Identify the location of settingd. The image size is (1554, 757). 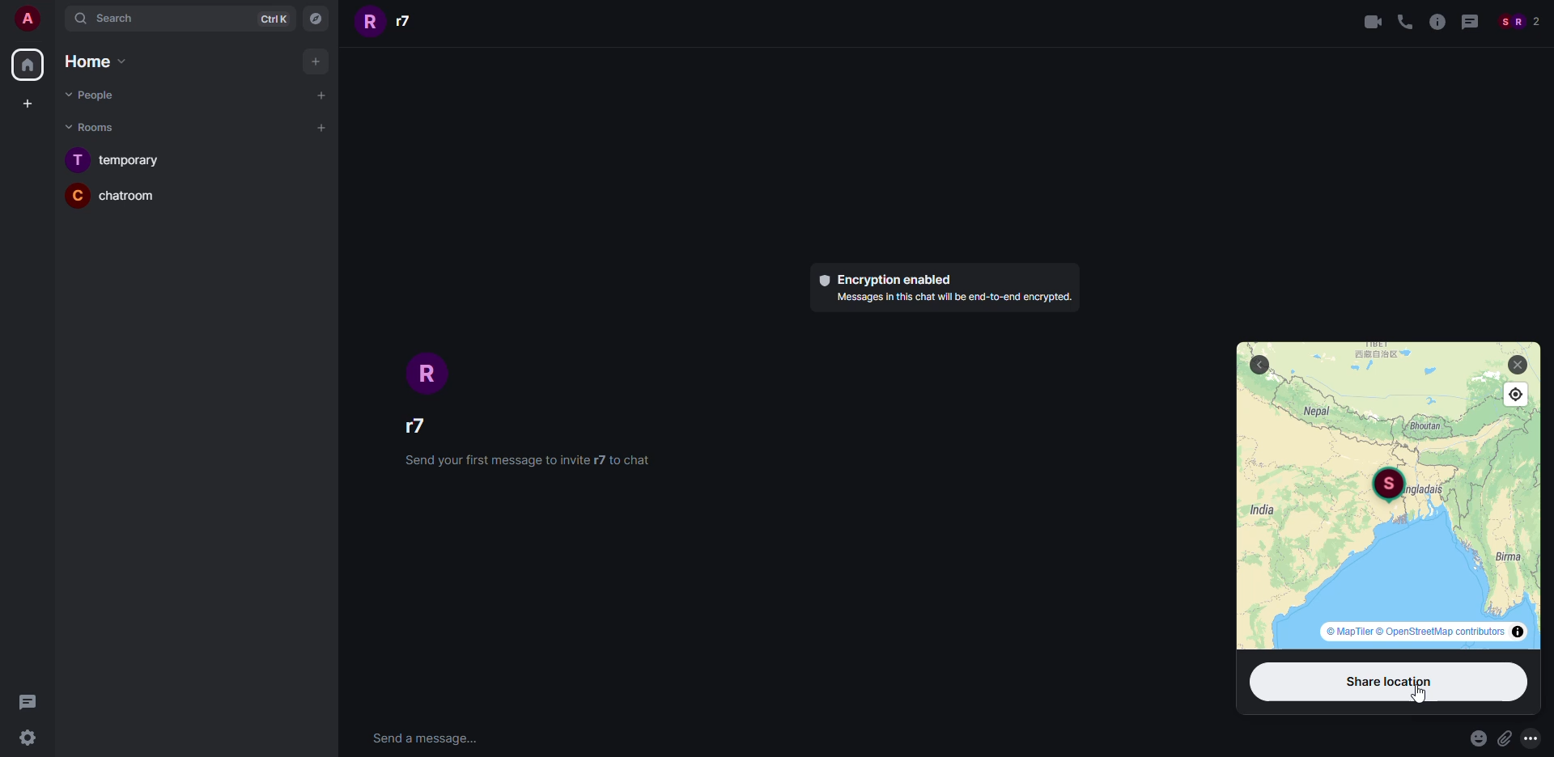
(25, 740).